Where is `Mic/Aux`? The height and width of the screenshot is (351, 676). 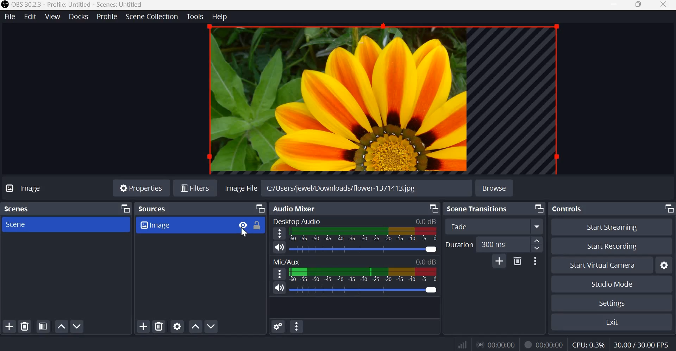
Mic/Aux is located at coordinates (286, 262).